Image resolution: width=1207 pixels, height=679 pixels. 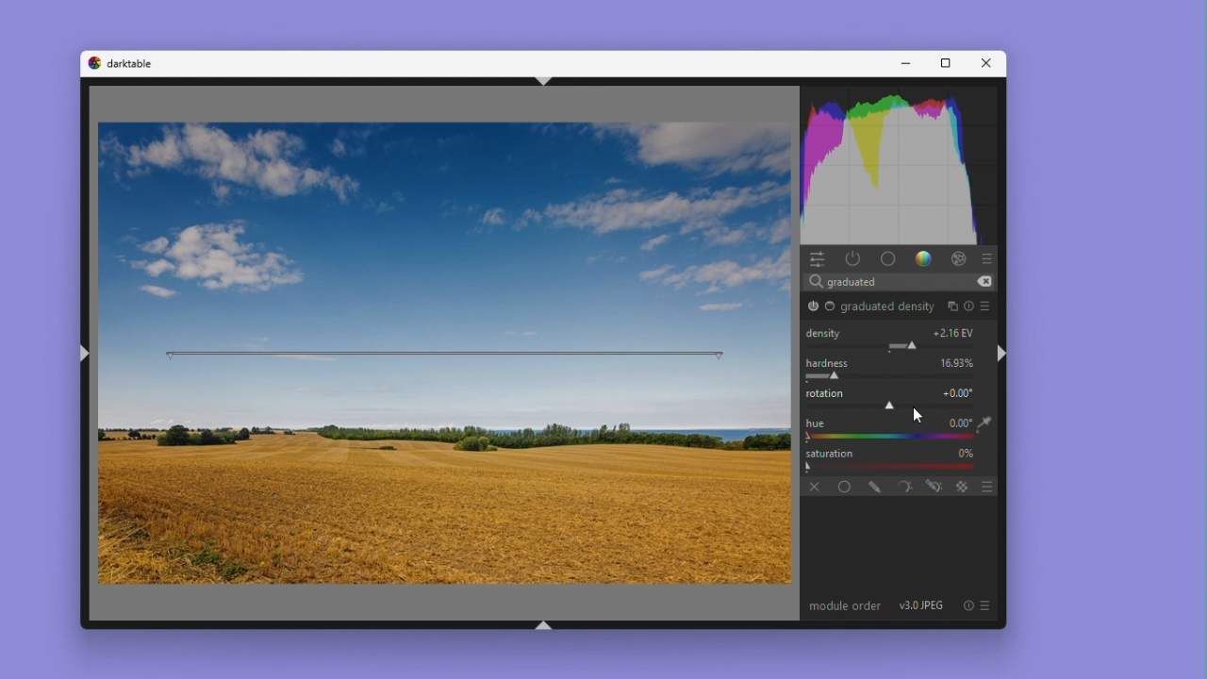 I want to click on Rotation, so click(x=898, y=377).